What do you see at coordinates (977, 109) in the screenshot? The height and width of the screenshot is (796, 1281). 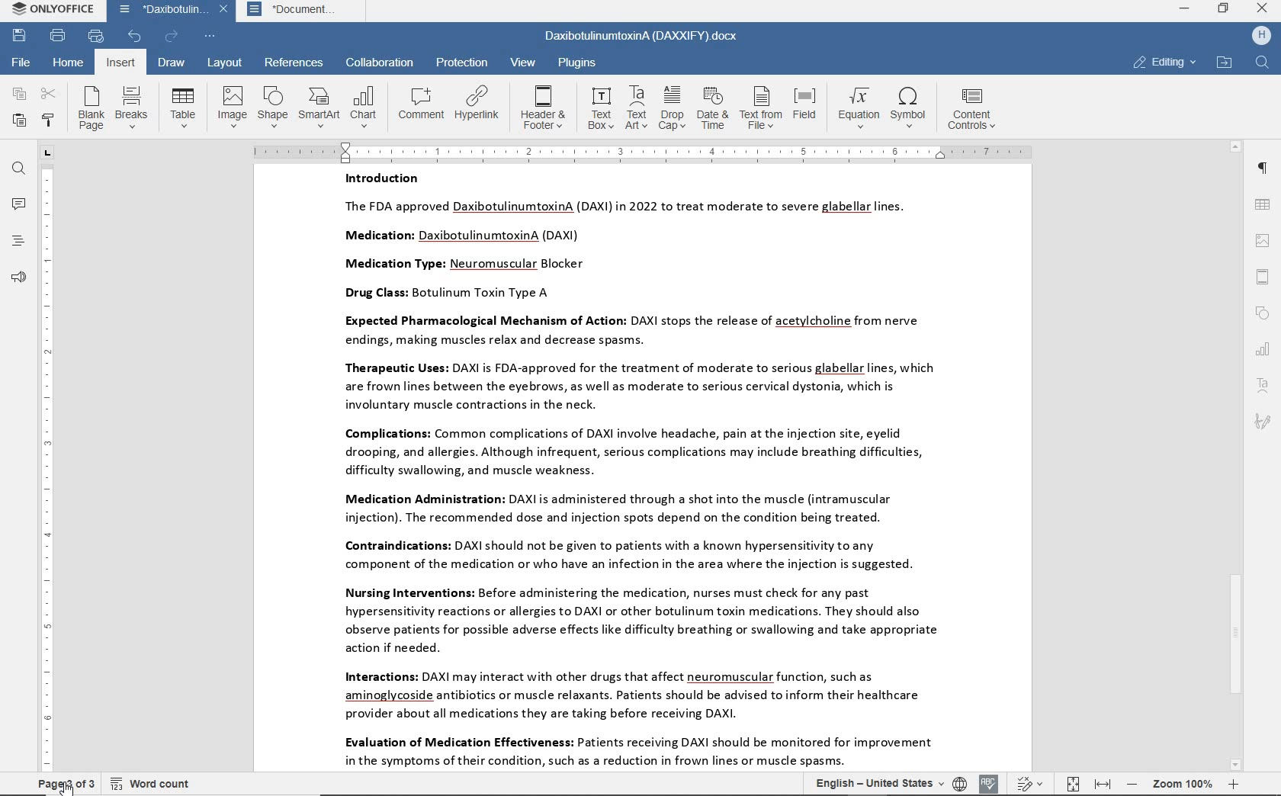 I see `content controls` at bounding box center [977, 109].